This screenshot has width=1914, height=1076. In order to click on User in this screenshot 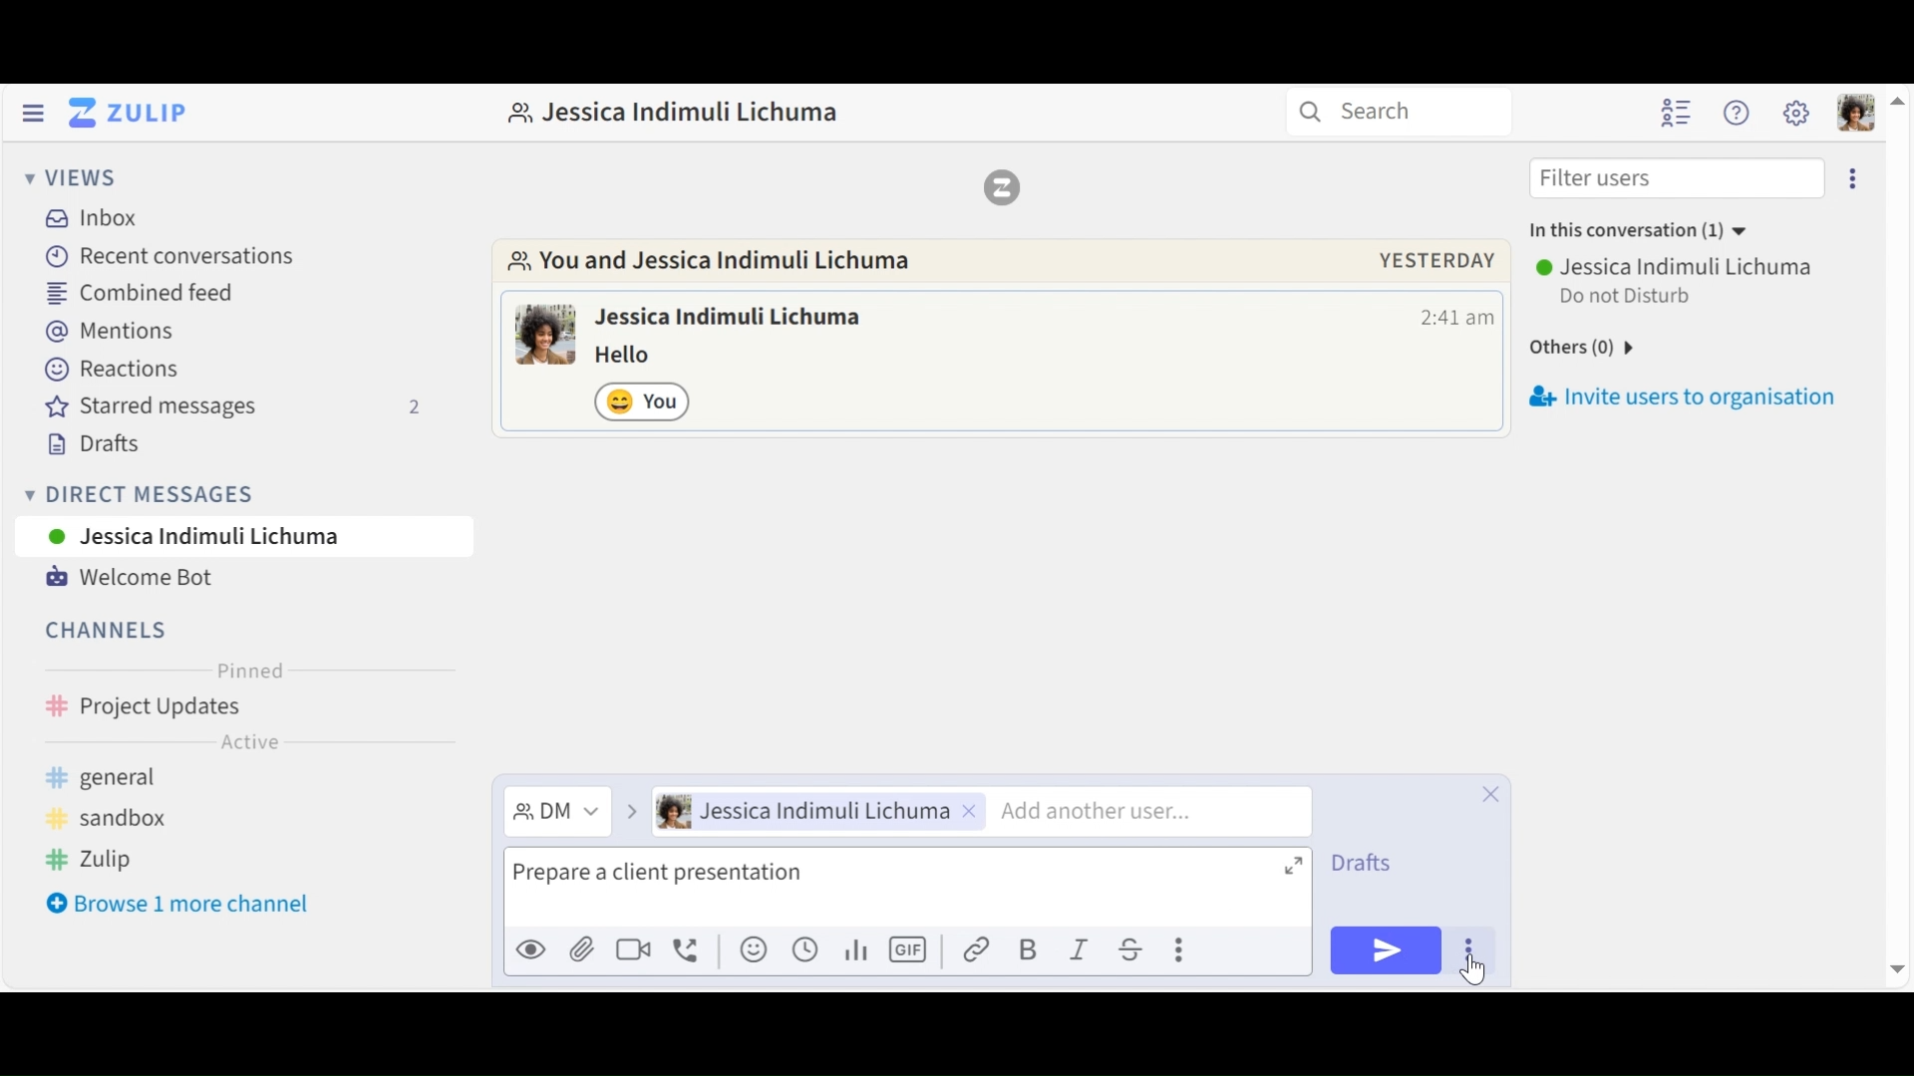, I will do `click(243, 536)`.